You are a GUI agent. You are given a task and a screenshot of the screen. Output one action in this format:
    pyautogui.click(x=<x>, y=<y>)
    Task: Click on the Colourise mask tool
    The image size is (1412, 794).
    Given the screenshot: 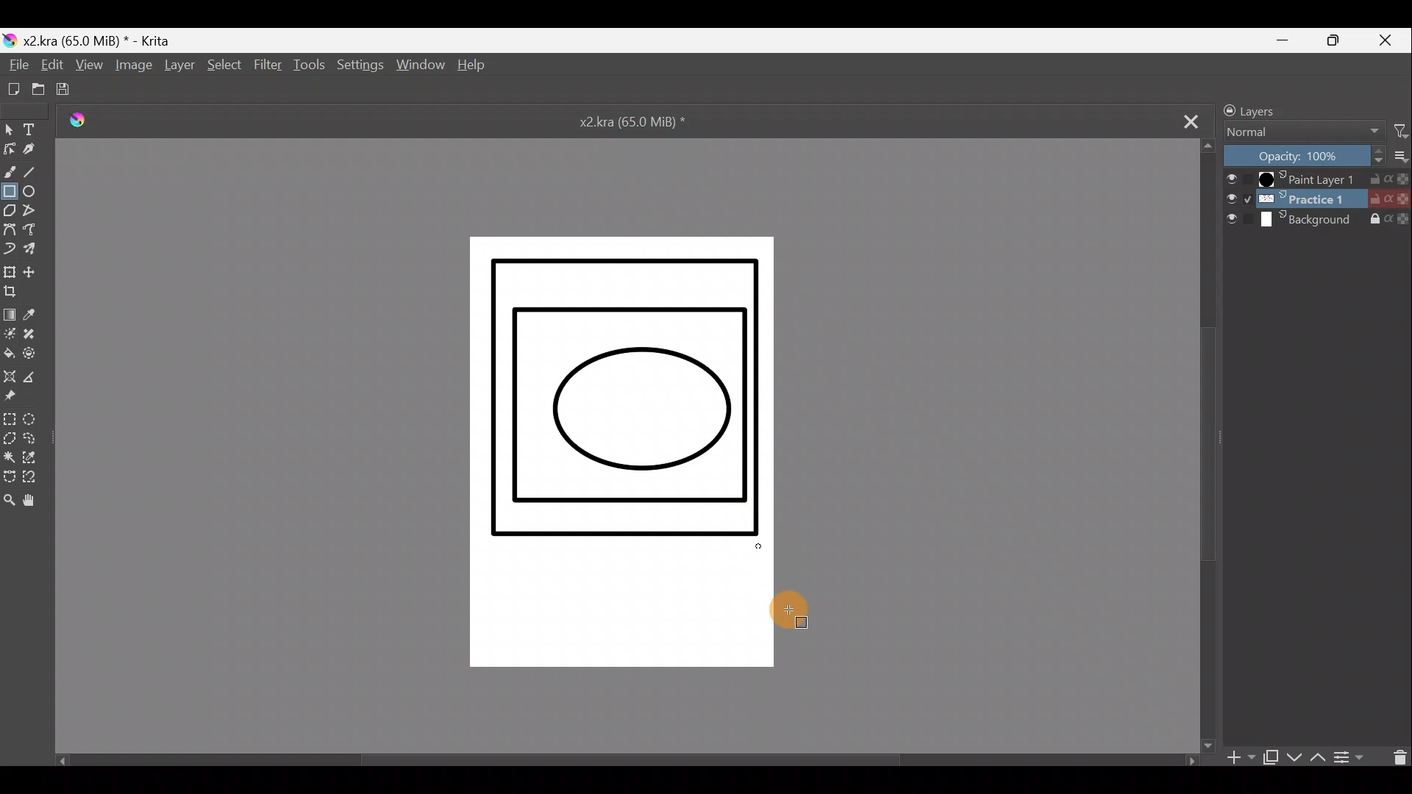 What is the action you would take?
    pyautogui.click(x=9, y=334)
    